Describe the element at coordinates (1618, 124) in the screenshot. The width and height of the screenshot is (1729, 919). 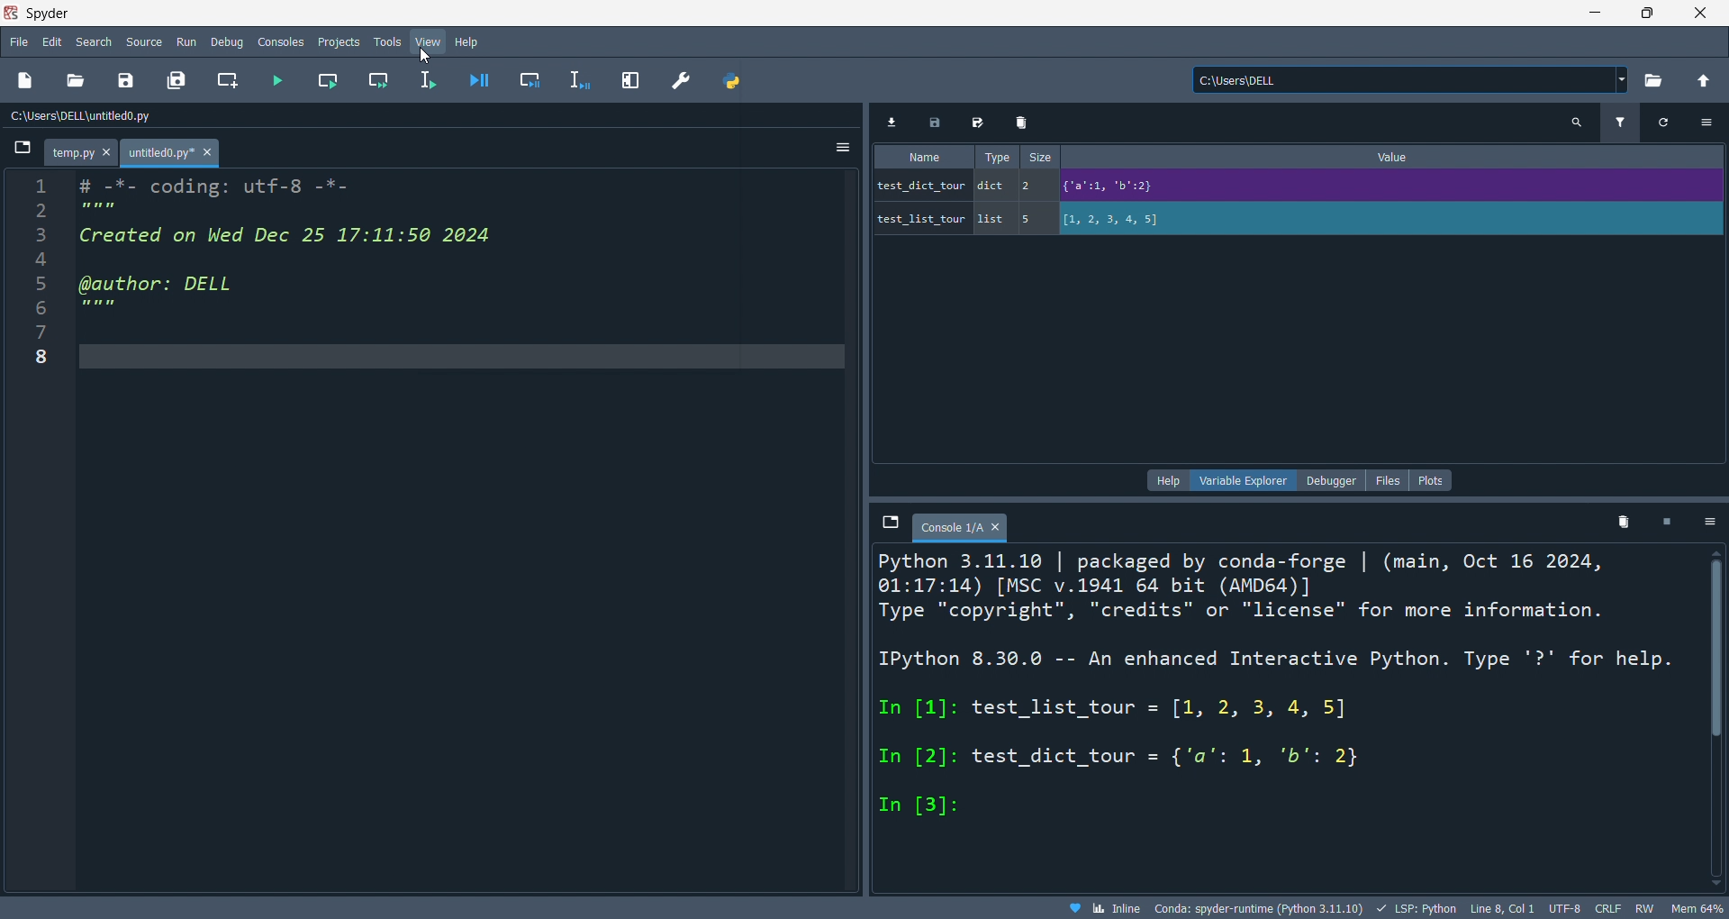
I see `filter` at that location.